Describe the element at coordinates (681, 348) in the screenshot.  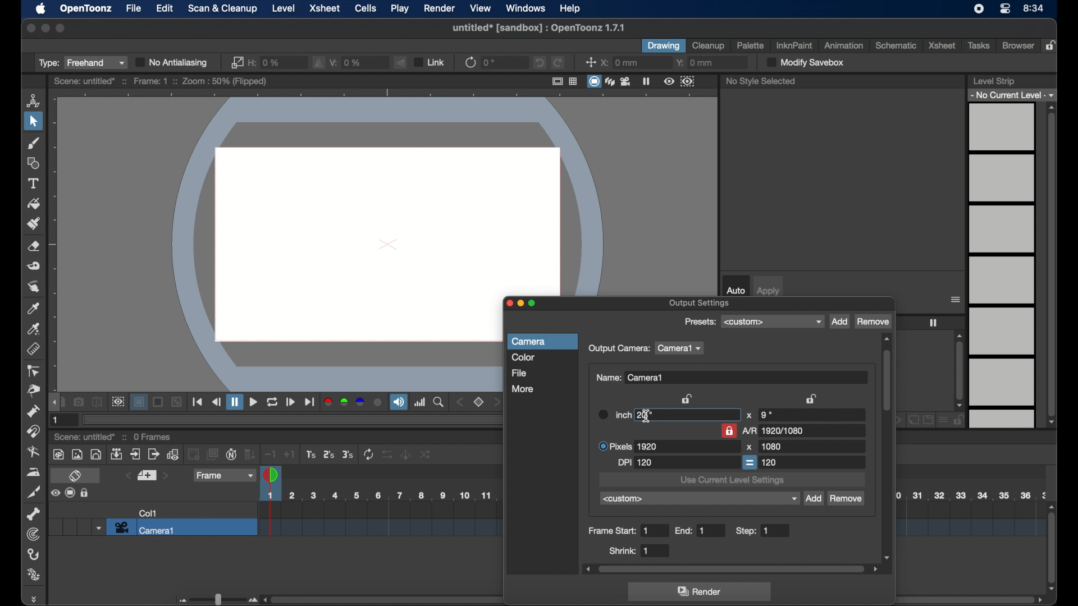
I see `camera1` at that location.